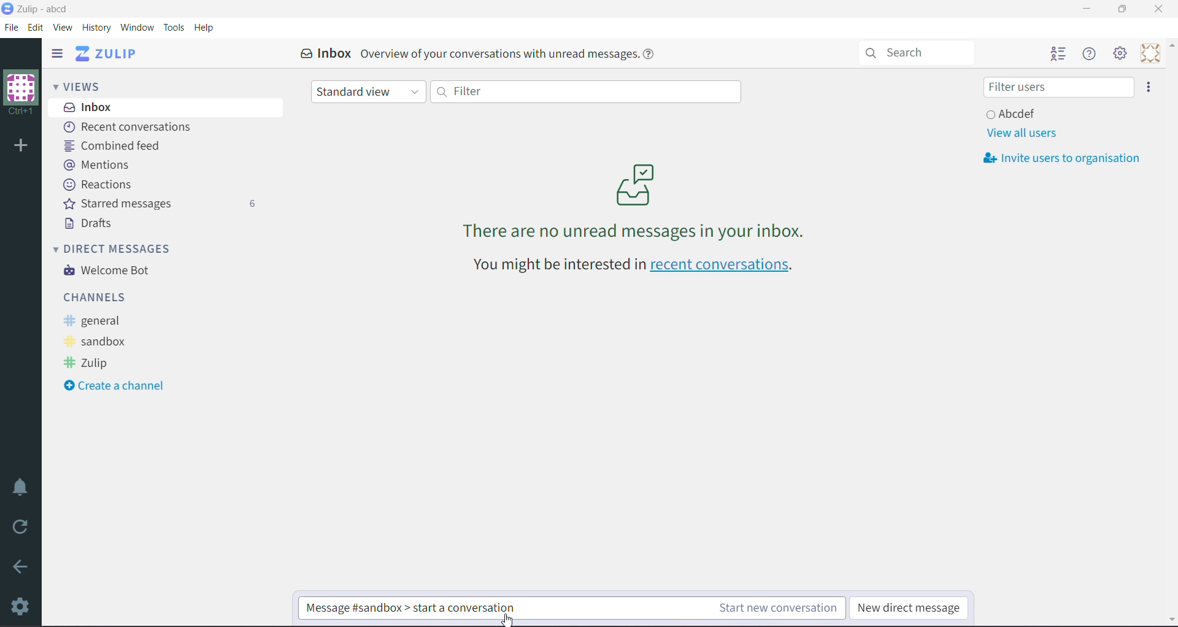  What do you see at coordinates (166, 107) in the screenshot?
I see `Inbox` at bounding box center [166, 107].